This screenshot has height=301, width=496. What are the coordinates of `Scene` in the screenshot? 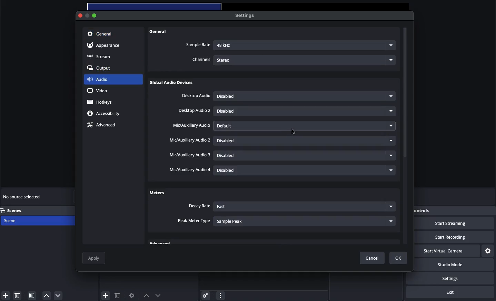 It's located at (18, 221).